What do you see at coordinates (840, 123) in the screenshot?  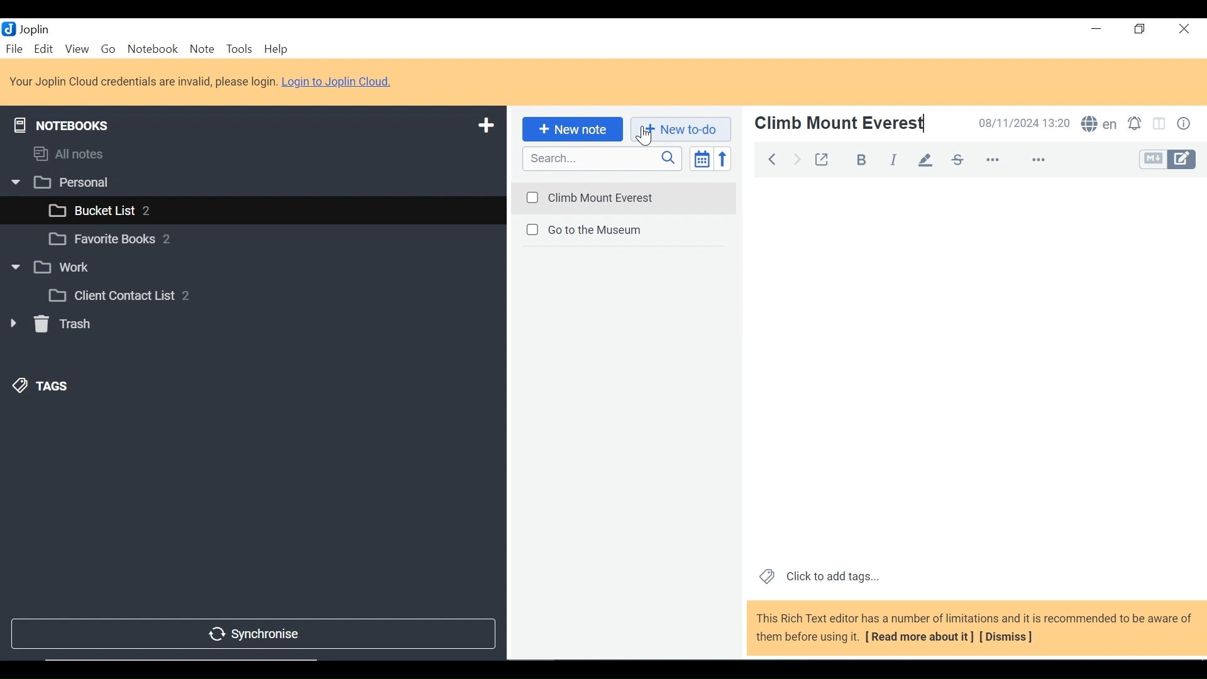 I see `Note Name` at bounding box center [840, 123].